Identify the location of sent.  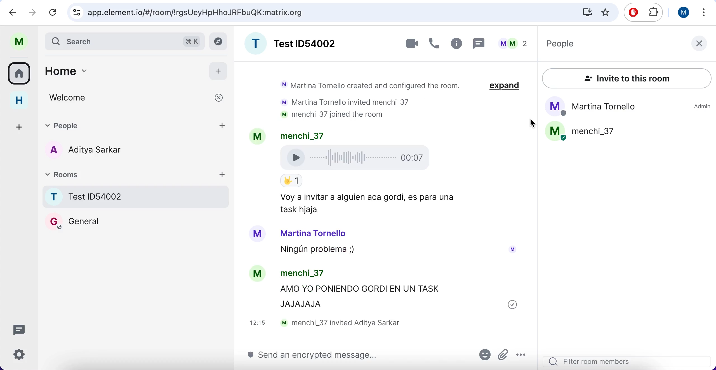
(512, 305).